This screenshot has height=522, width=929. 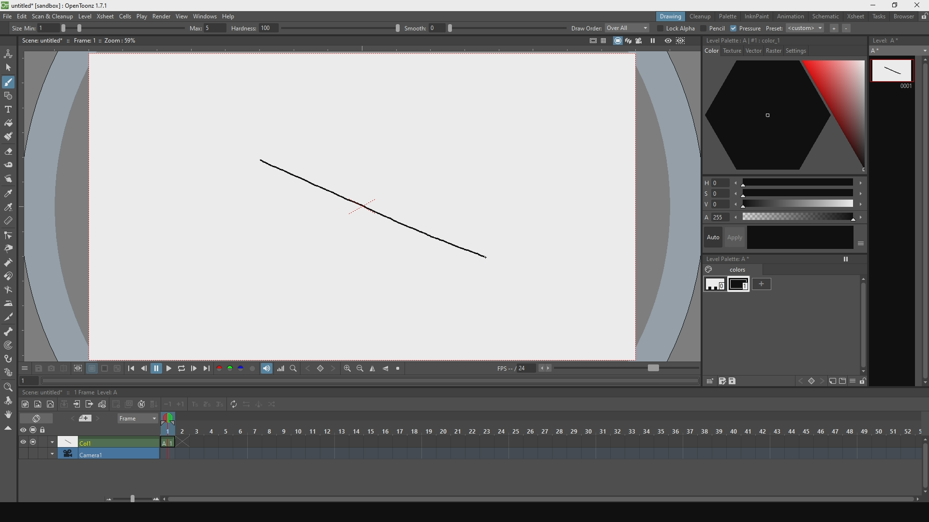 What do you see at coordinates (36, 441) in the screenshot?
I see `stop` at bounding box center [36, 441].